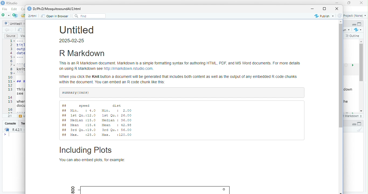  Describe the element at coordinates (73, 190) in the screenshot. I see `800` at that location.